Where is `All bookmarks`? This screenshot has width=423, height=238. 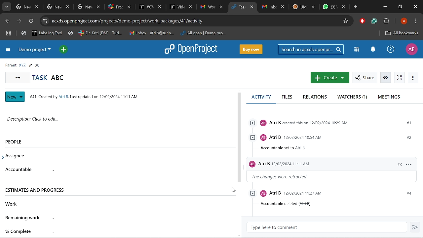 All bookmarks is located at coordinates (401, 33).